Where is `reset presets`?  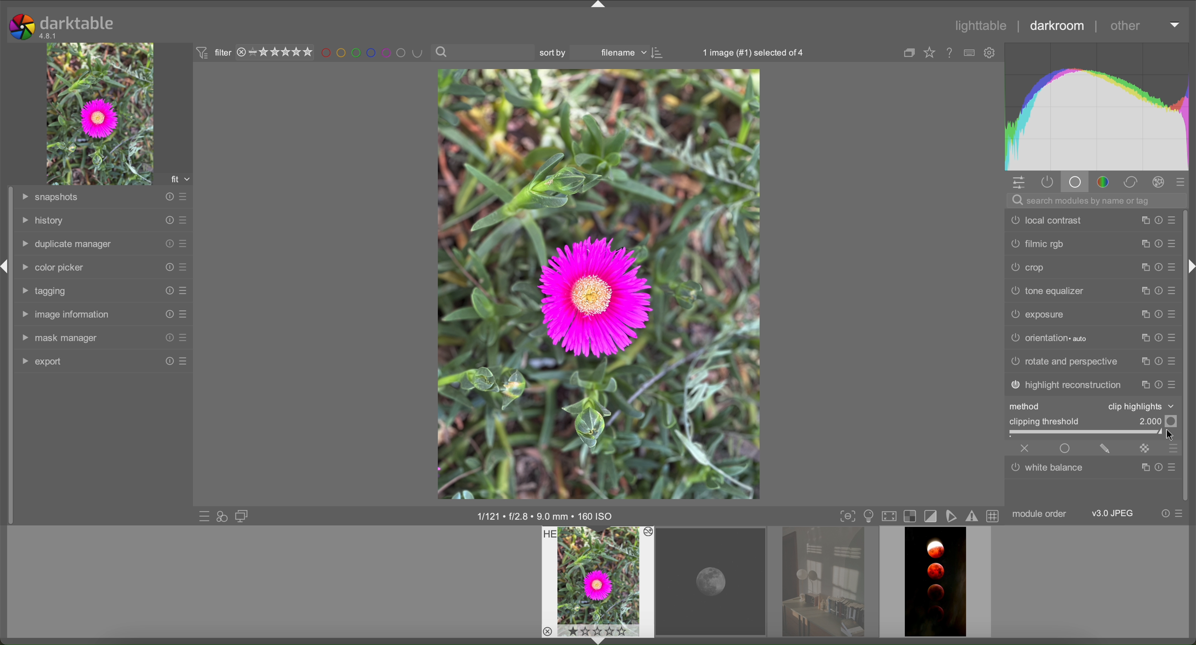
reset presets is located at coordinates (1158, 339).